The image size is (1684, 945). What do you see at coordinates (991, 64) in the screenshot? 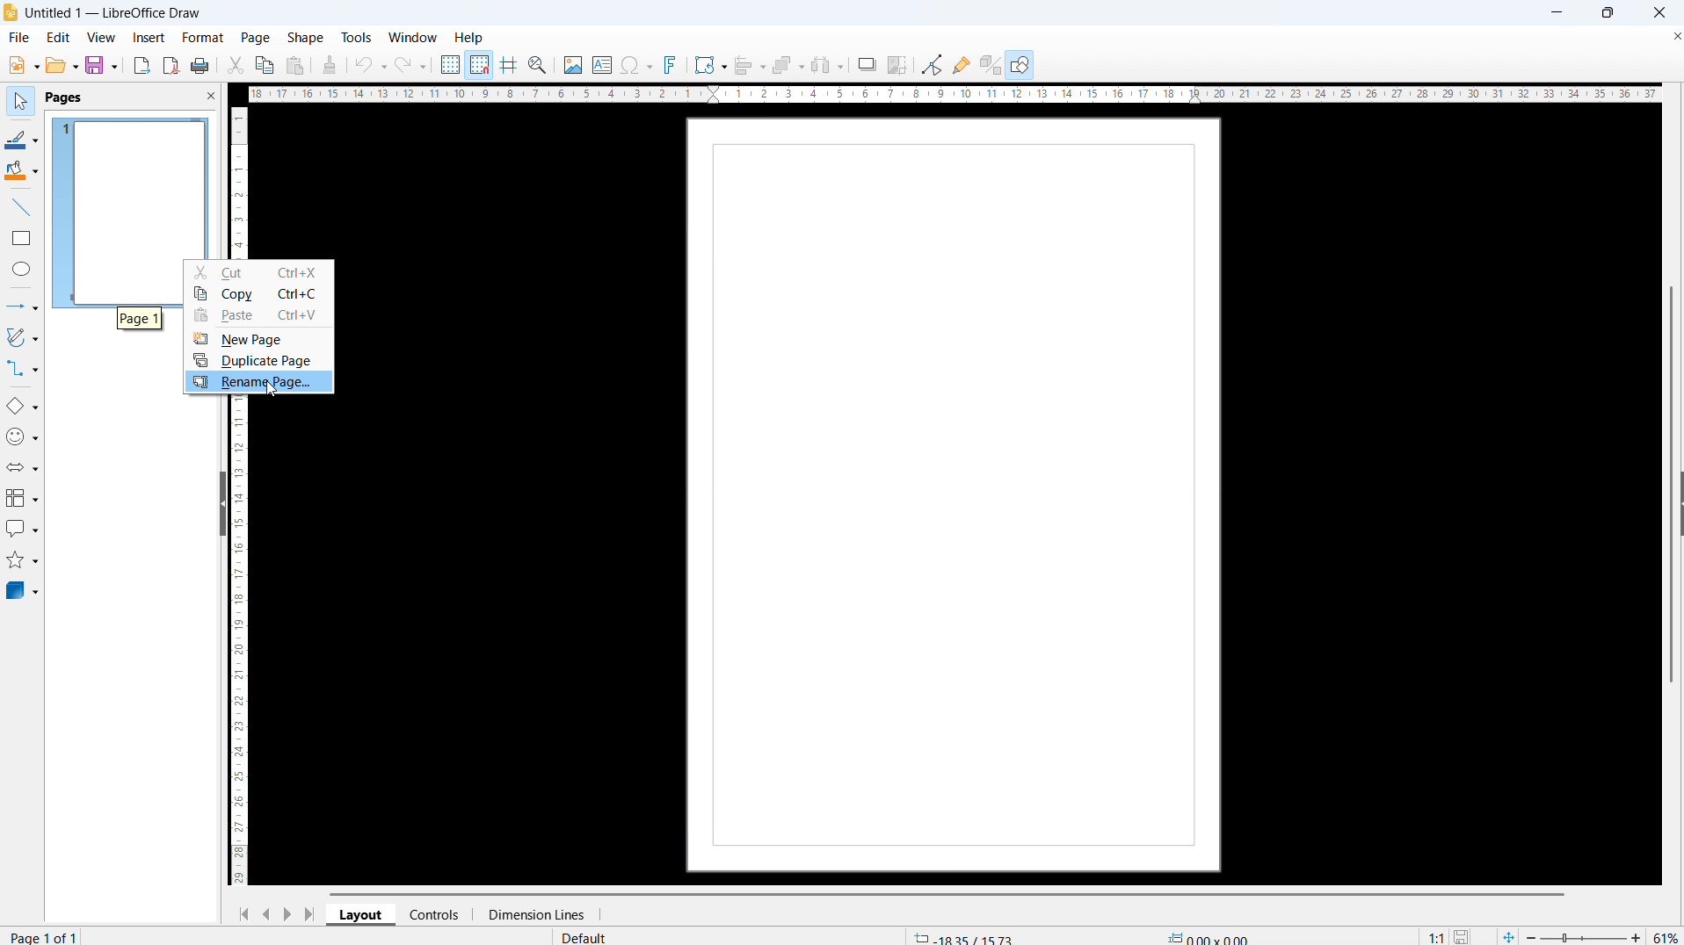
I see `toggle extrusion` at bounding box center [991, 64].